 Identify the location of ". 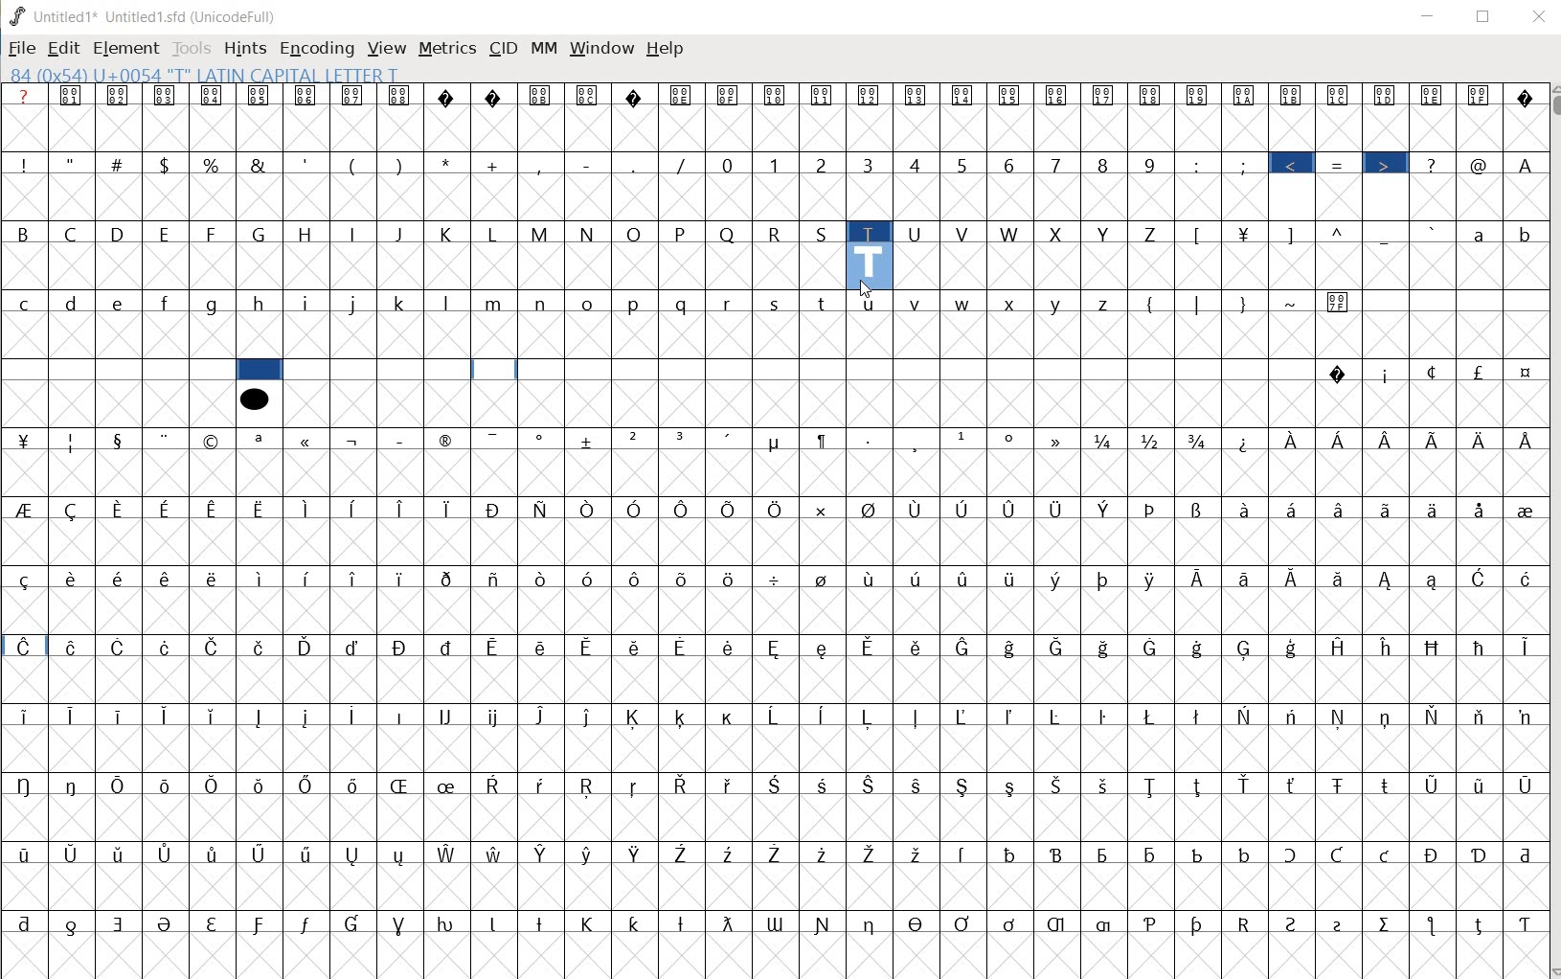
(73, 162).